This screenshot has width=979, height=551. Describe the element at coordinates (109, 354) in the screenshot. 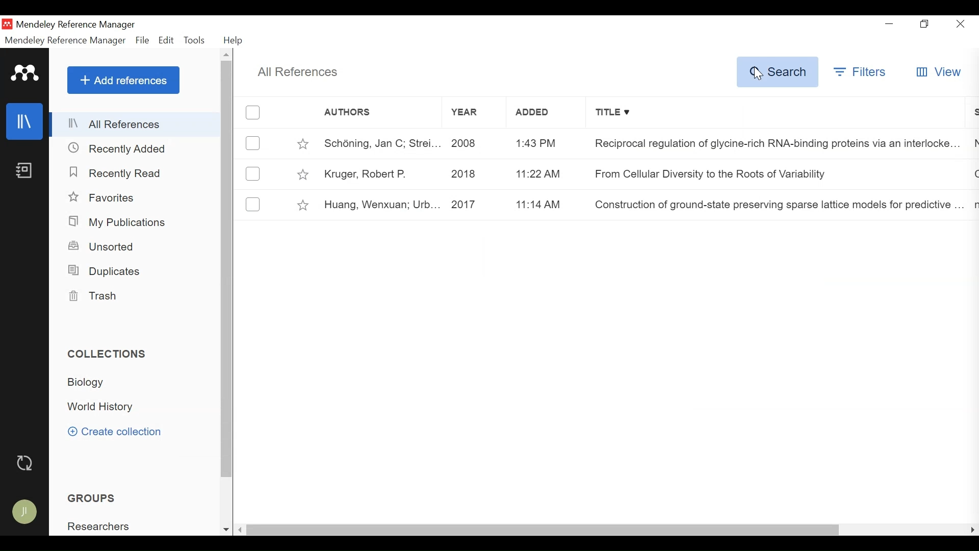

I see `Collection` at that location.